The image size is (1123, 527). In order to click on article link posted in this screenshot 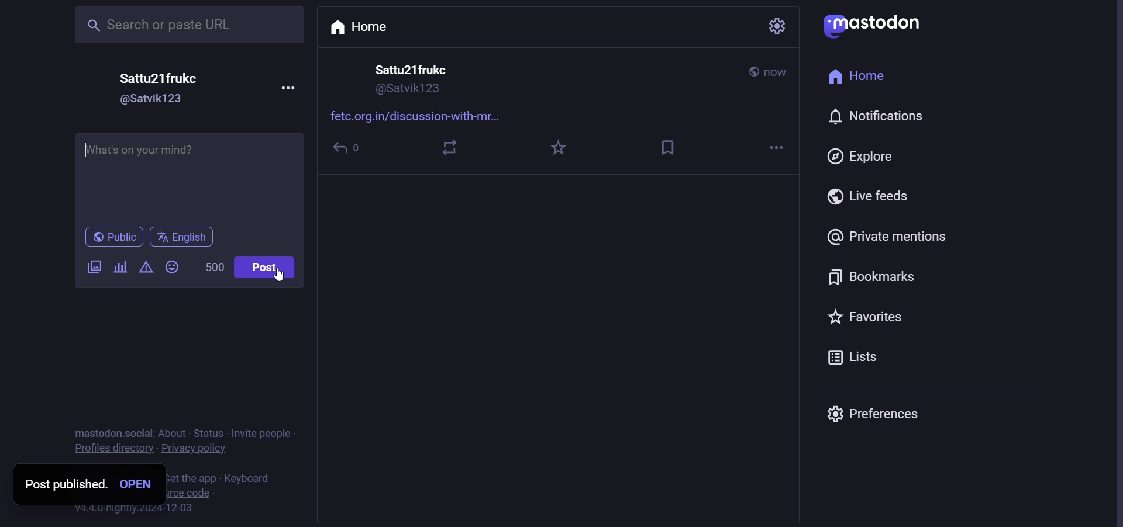, I will do `click(423, 115)`.